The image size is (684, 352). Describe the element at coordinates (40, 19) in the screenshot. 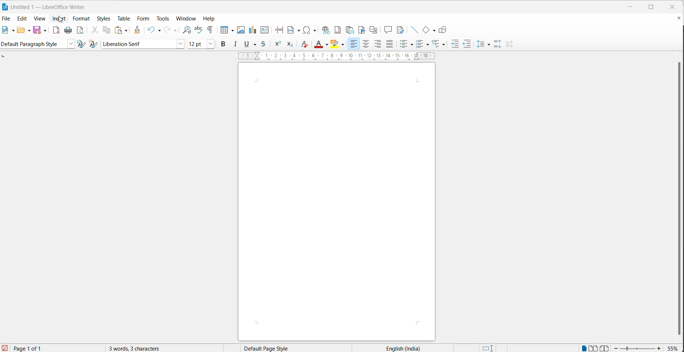

I see `view ` at that location.